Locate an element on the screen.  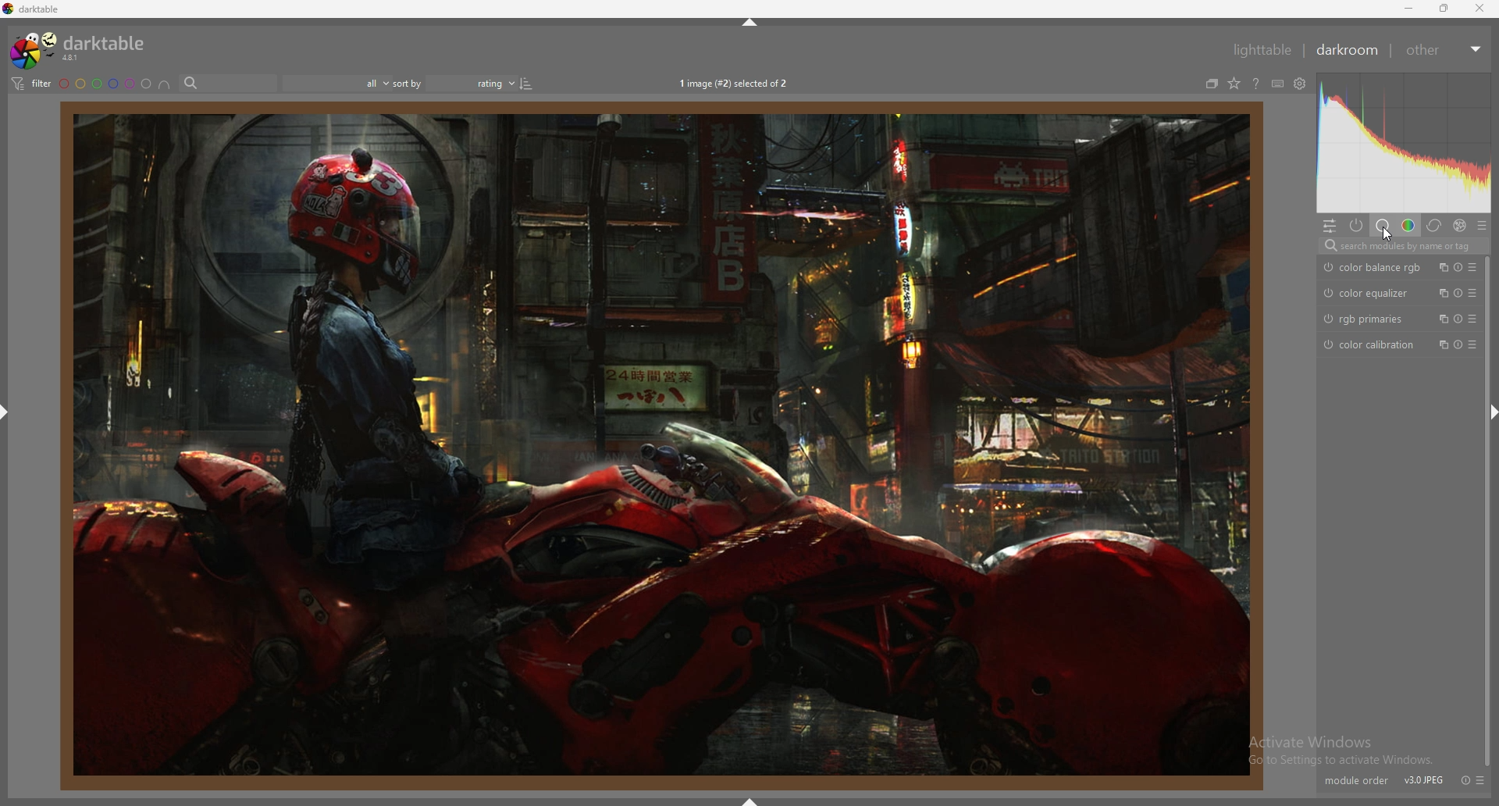
multiple instances action is located at coordinates (1442, 345).